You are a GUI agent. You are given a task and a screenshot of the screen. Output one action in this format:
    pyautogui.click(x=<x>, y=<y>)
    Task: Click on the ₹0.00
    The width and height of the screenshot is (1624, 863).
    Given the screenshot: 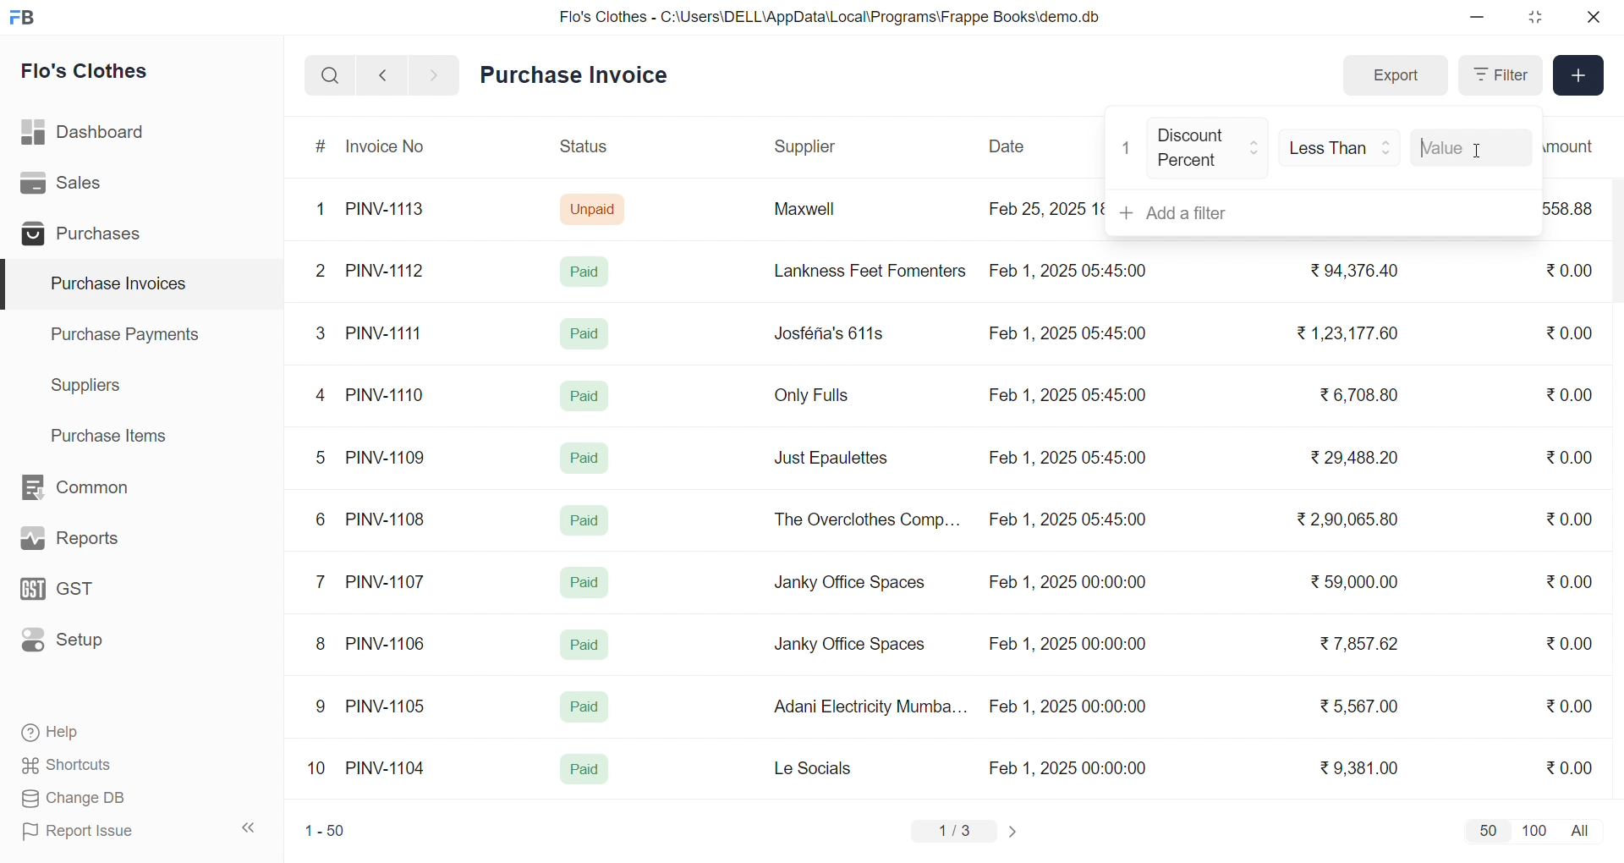 What is the action you would take?
    pyautogui.click(x=1570, y=705)
    